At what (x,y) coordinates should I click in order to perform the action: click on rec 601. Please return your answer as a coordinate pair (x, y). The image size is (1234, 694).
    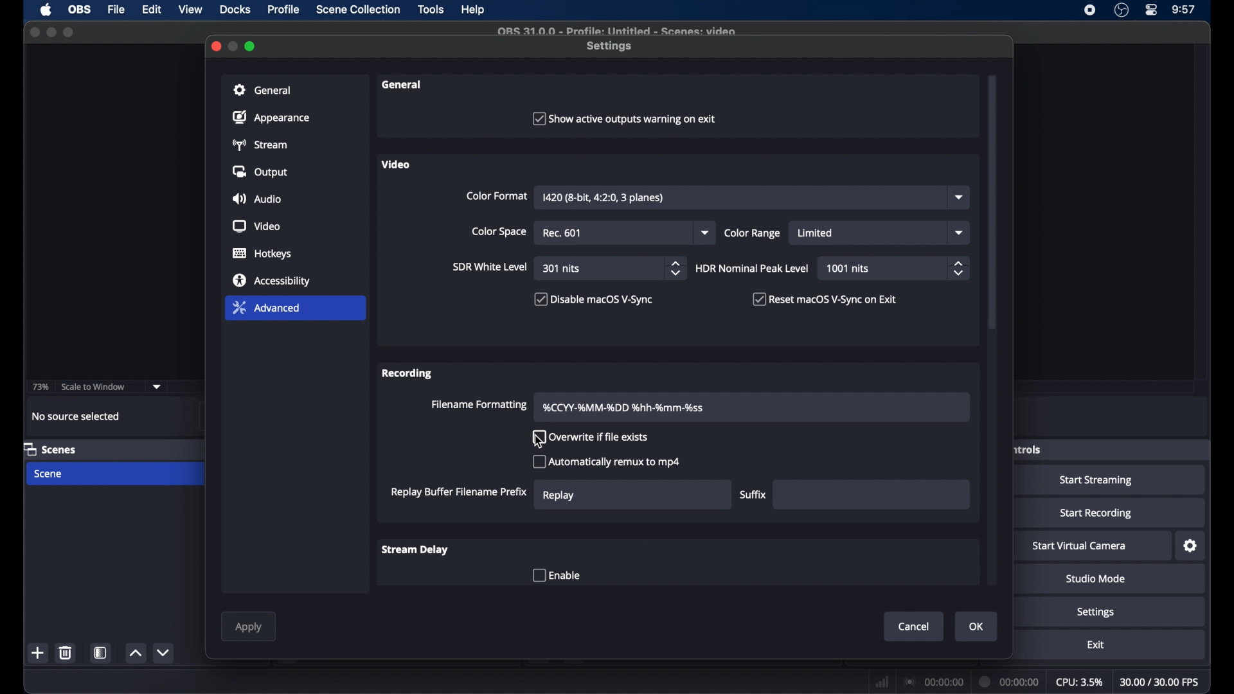
    Looking at the image, I should click on (564, 233).